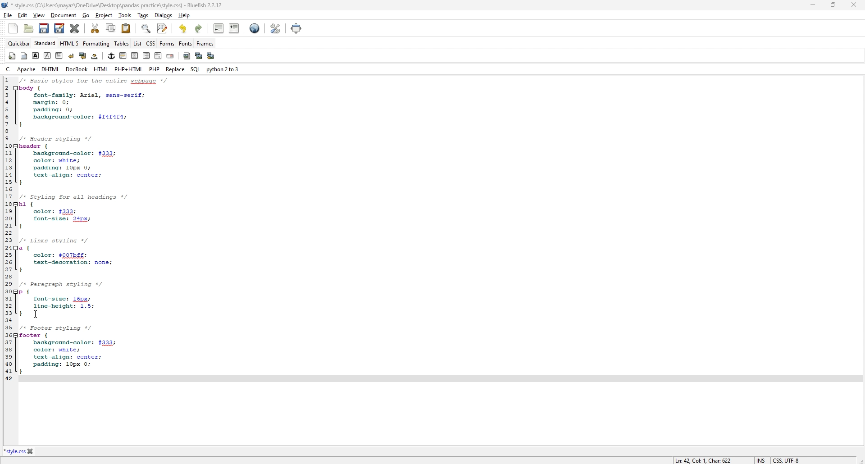  What do you see at coordinates (38, 15) in the screenshot?
I see `view` at bounding box center [38, 15].